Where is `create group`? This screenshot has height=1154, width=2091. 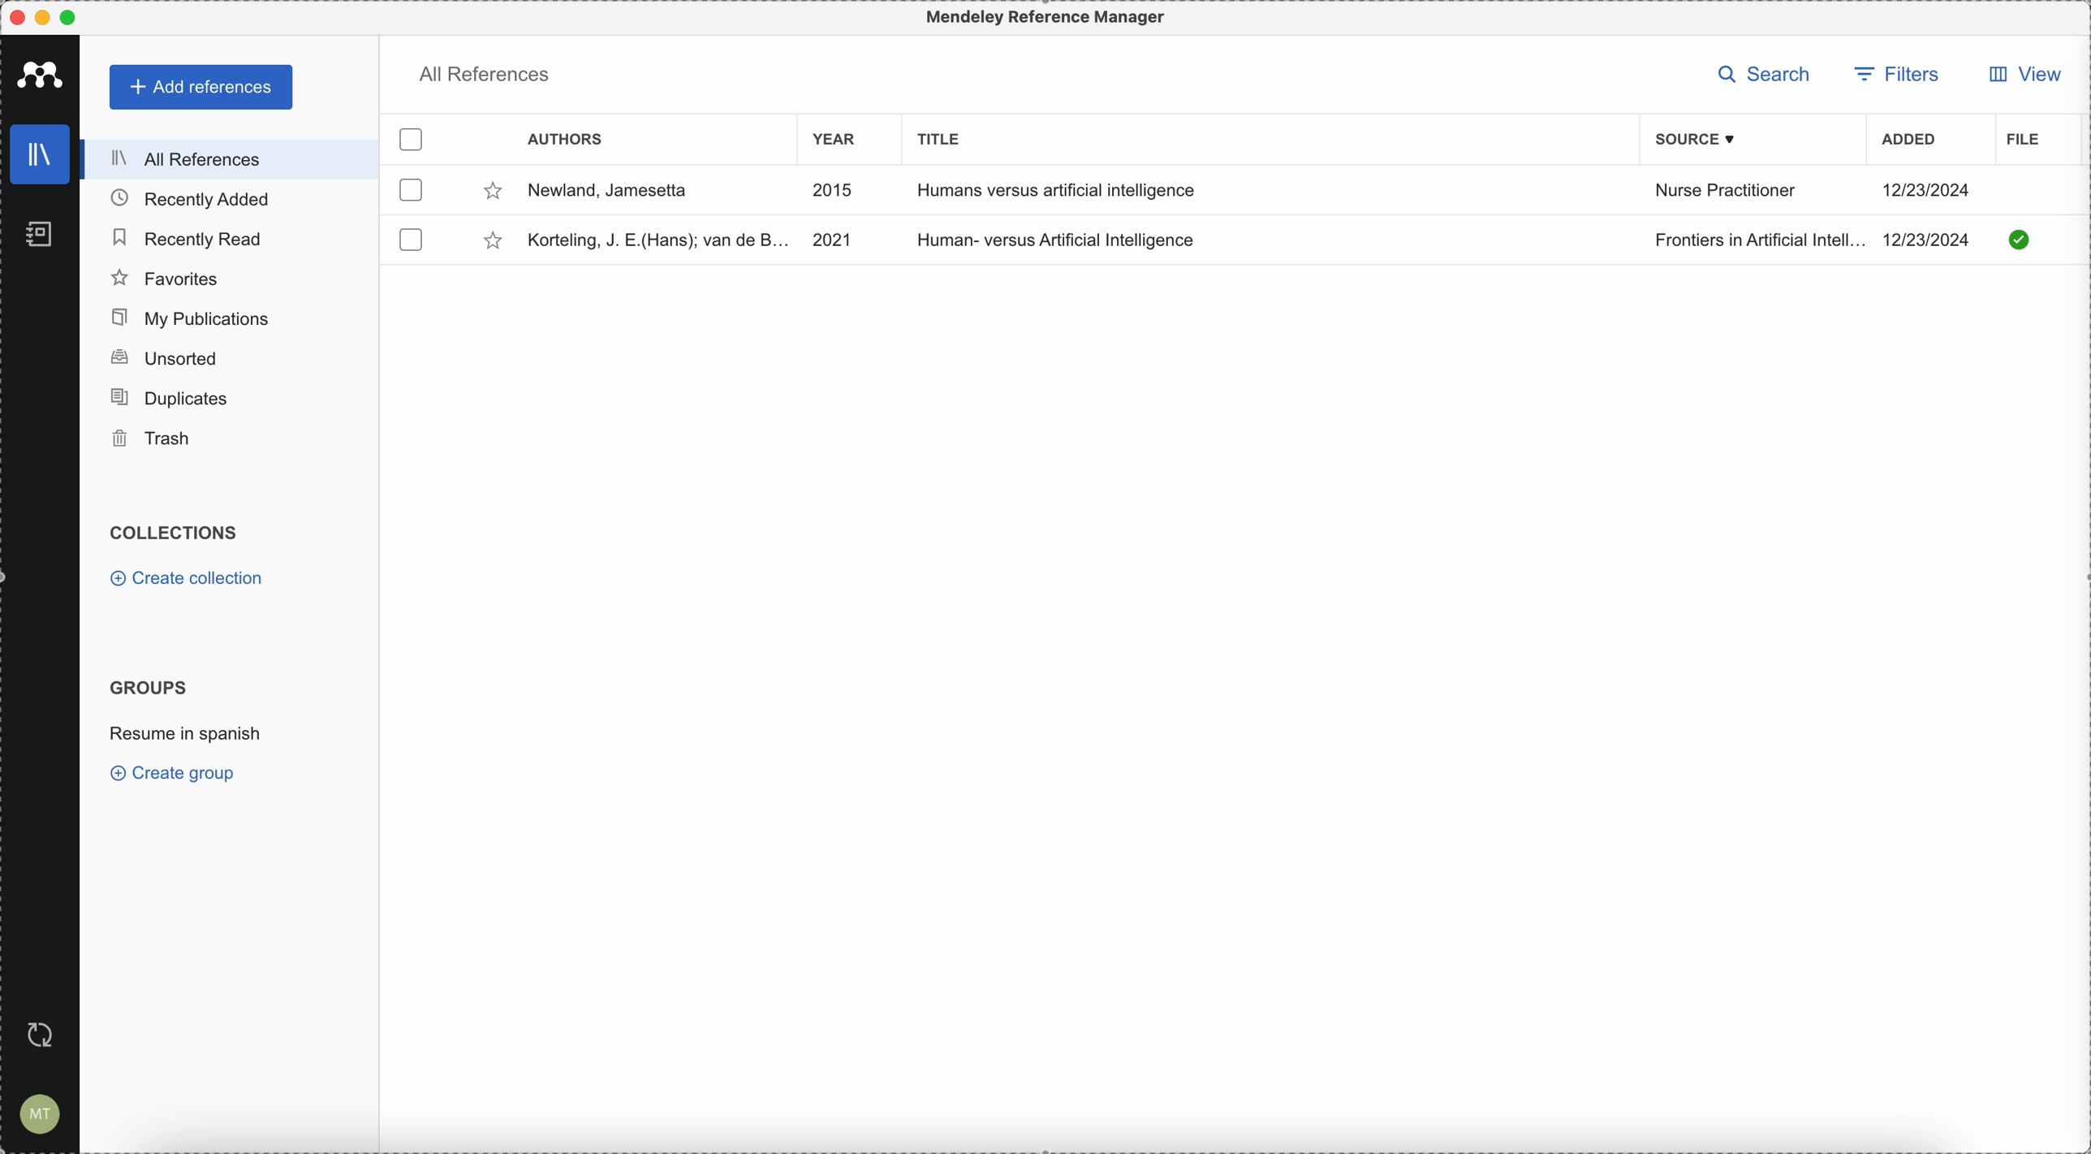
create group is located at coordinates (166, 775).